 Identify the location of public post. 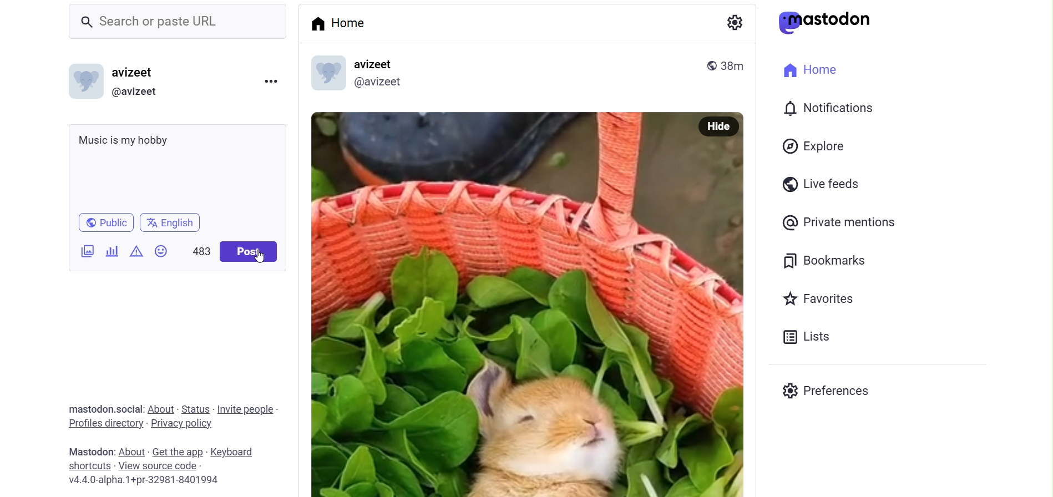
(711, 66).